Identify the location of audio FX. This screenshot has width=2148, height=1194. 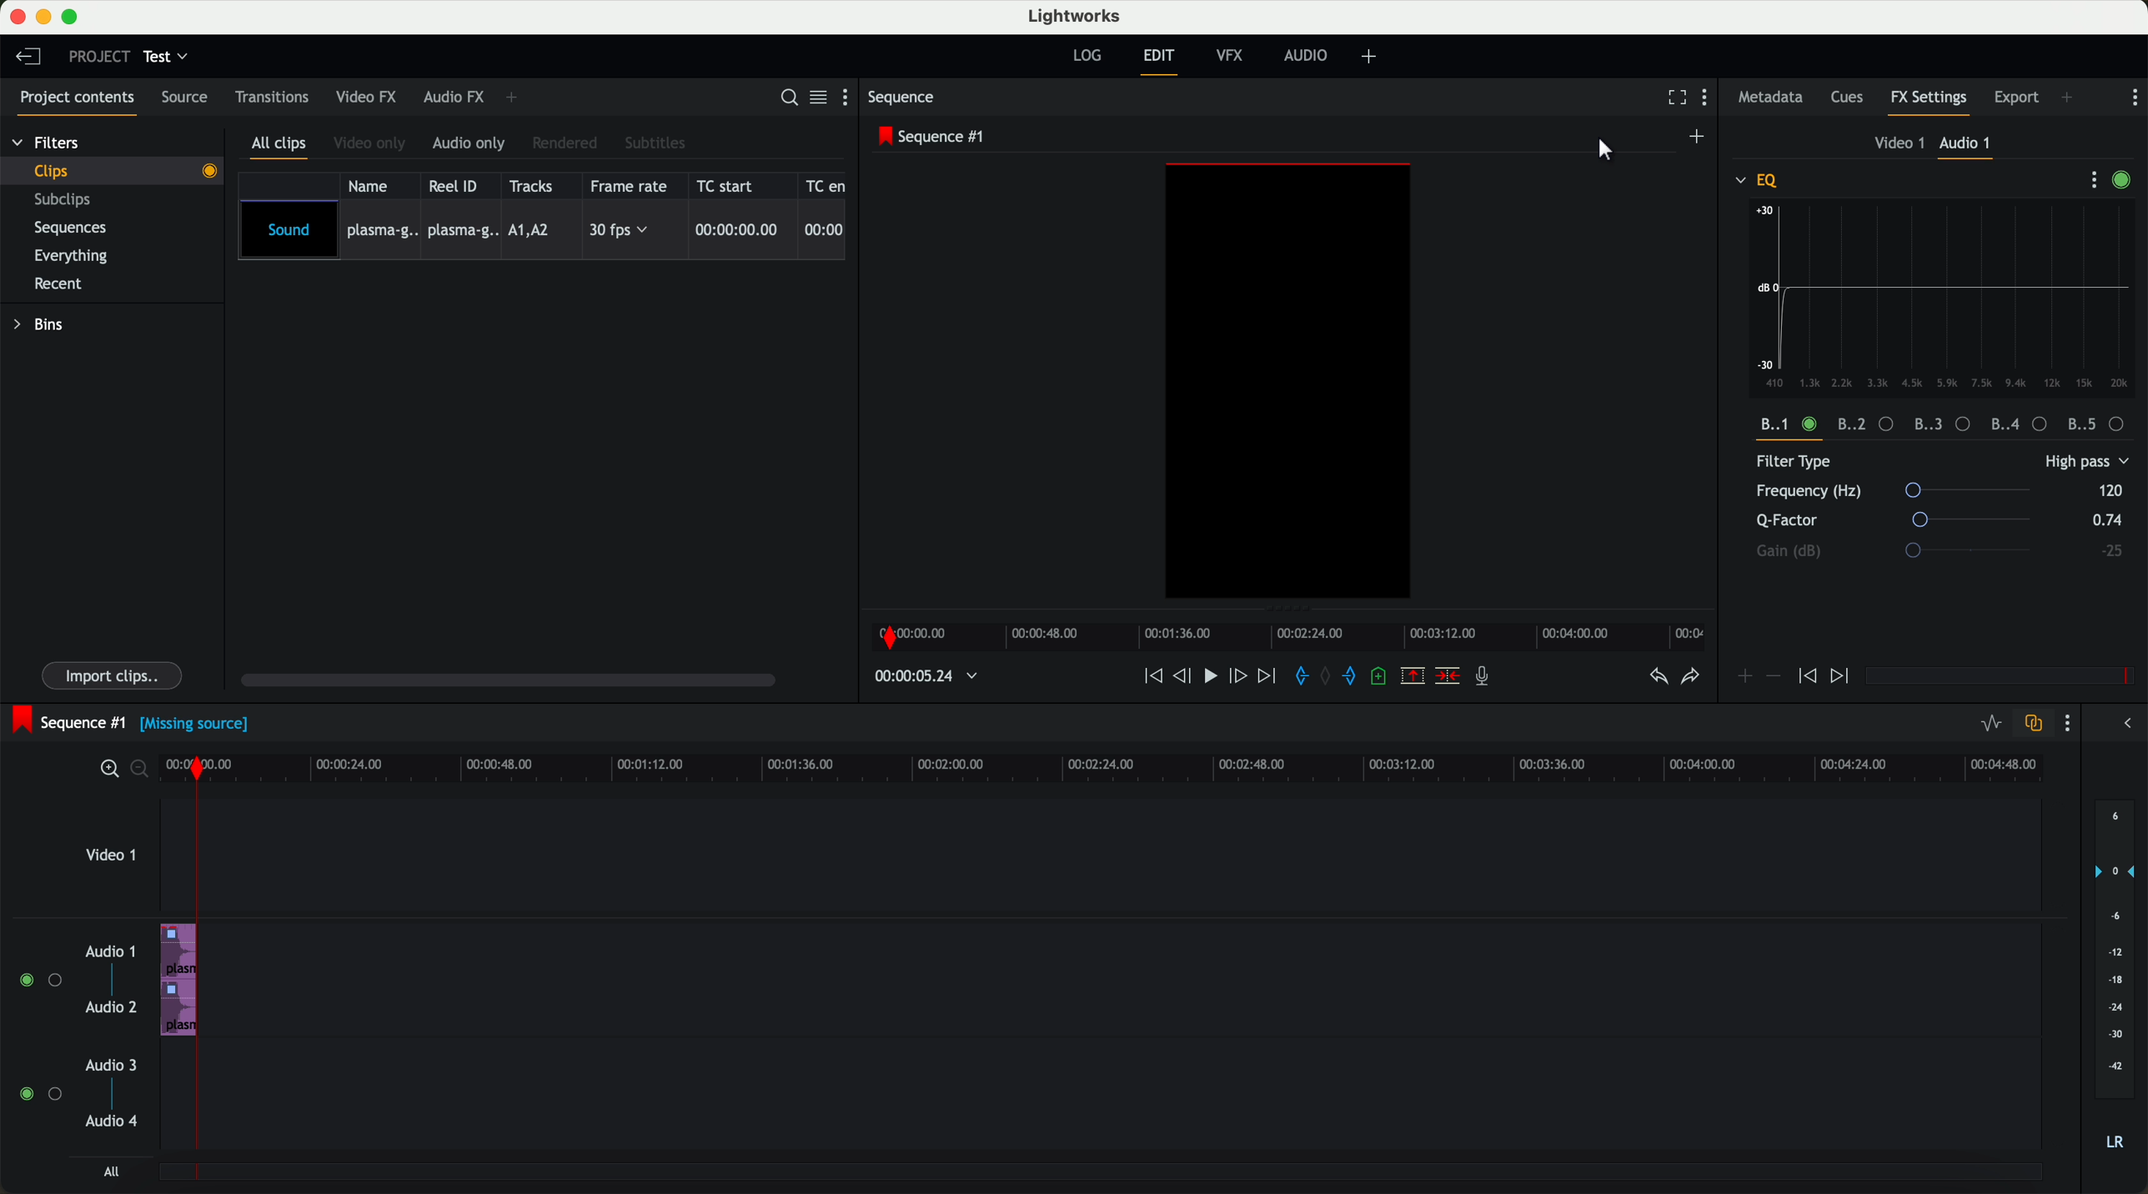
(453, 98).